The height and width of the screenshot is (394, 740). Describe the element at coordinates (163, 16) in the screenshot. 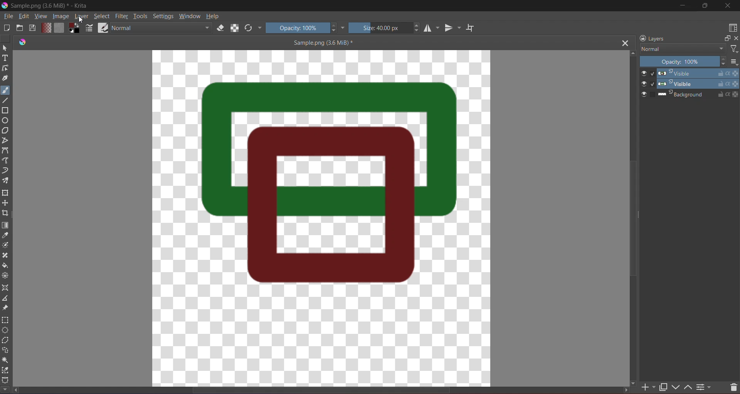

I see `Settings` at that location.